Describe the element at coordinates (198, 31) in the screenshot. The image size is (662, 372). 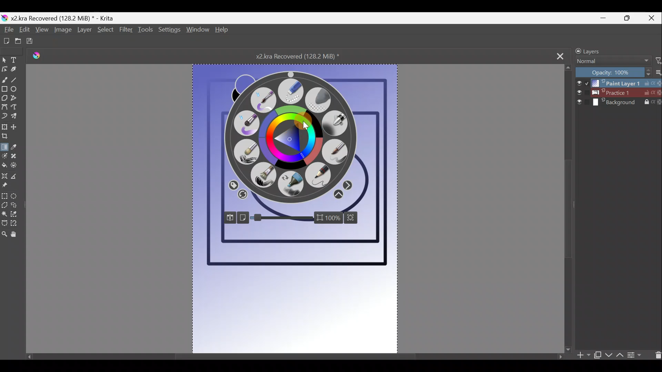
I see `Window` at that location.